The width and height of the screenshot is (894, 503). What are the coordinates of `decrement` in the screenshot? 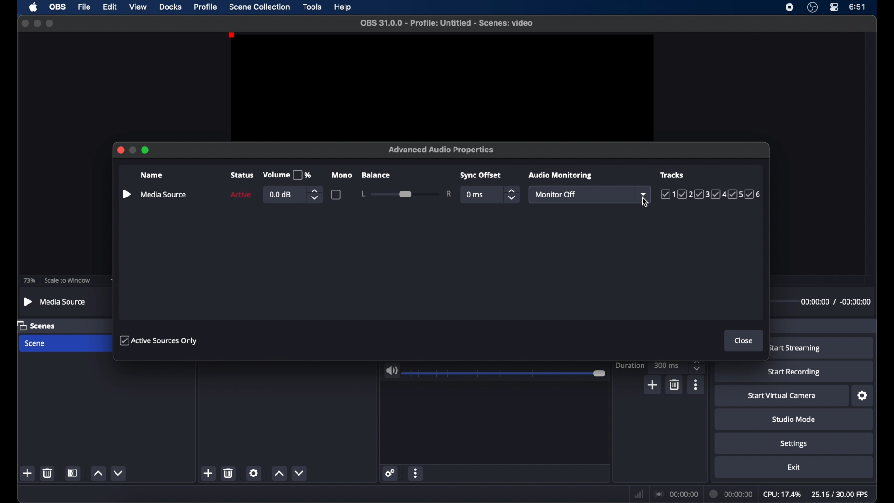 It's located at (120, 473).